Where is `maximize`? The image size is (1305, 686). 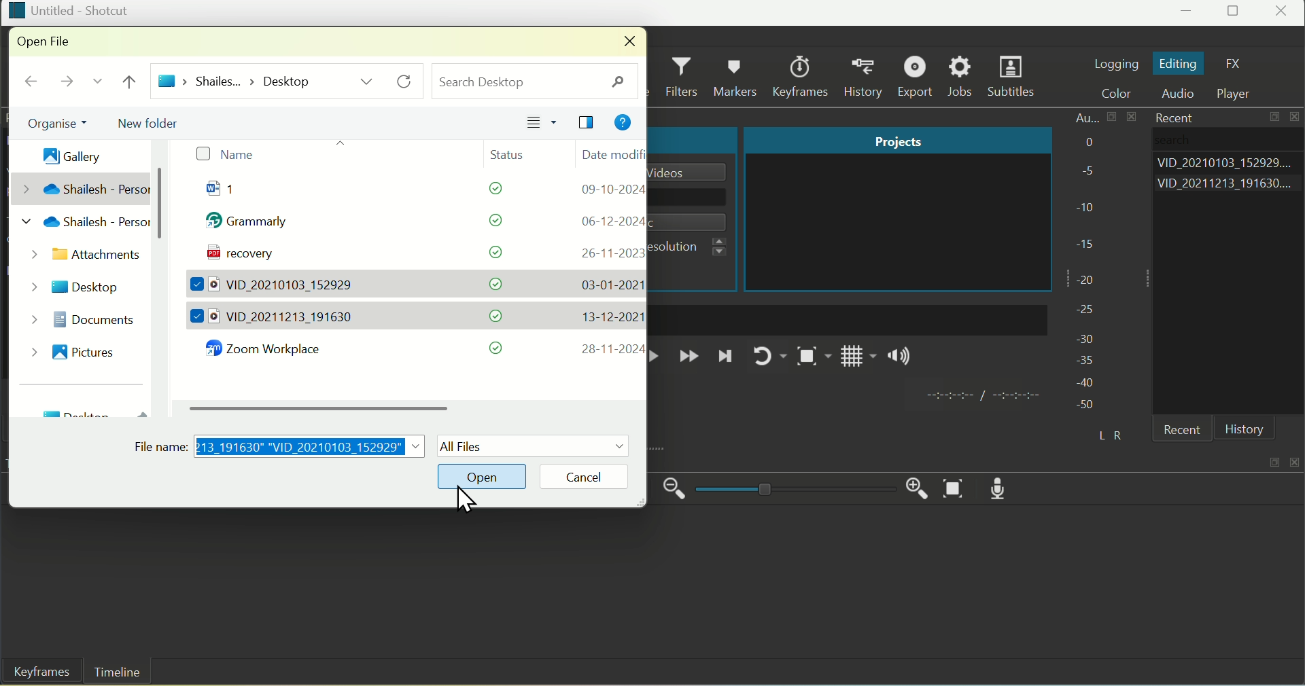 maximize is located at coordinates (1273, 461).